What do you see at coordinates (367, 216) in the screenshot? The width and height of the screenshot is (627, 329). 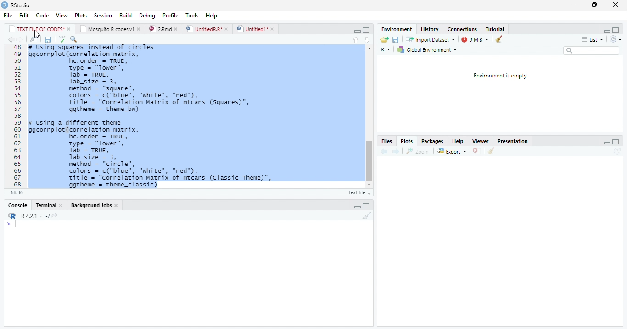 I see `clear console` at bounding box center [367, 216].